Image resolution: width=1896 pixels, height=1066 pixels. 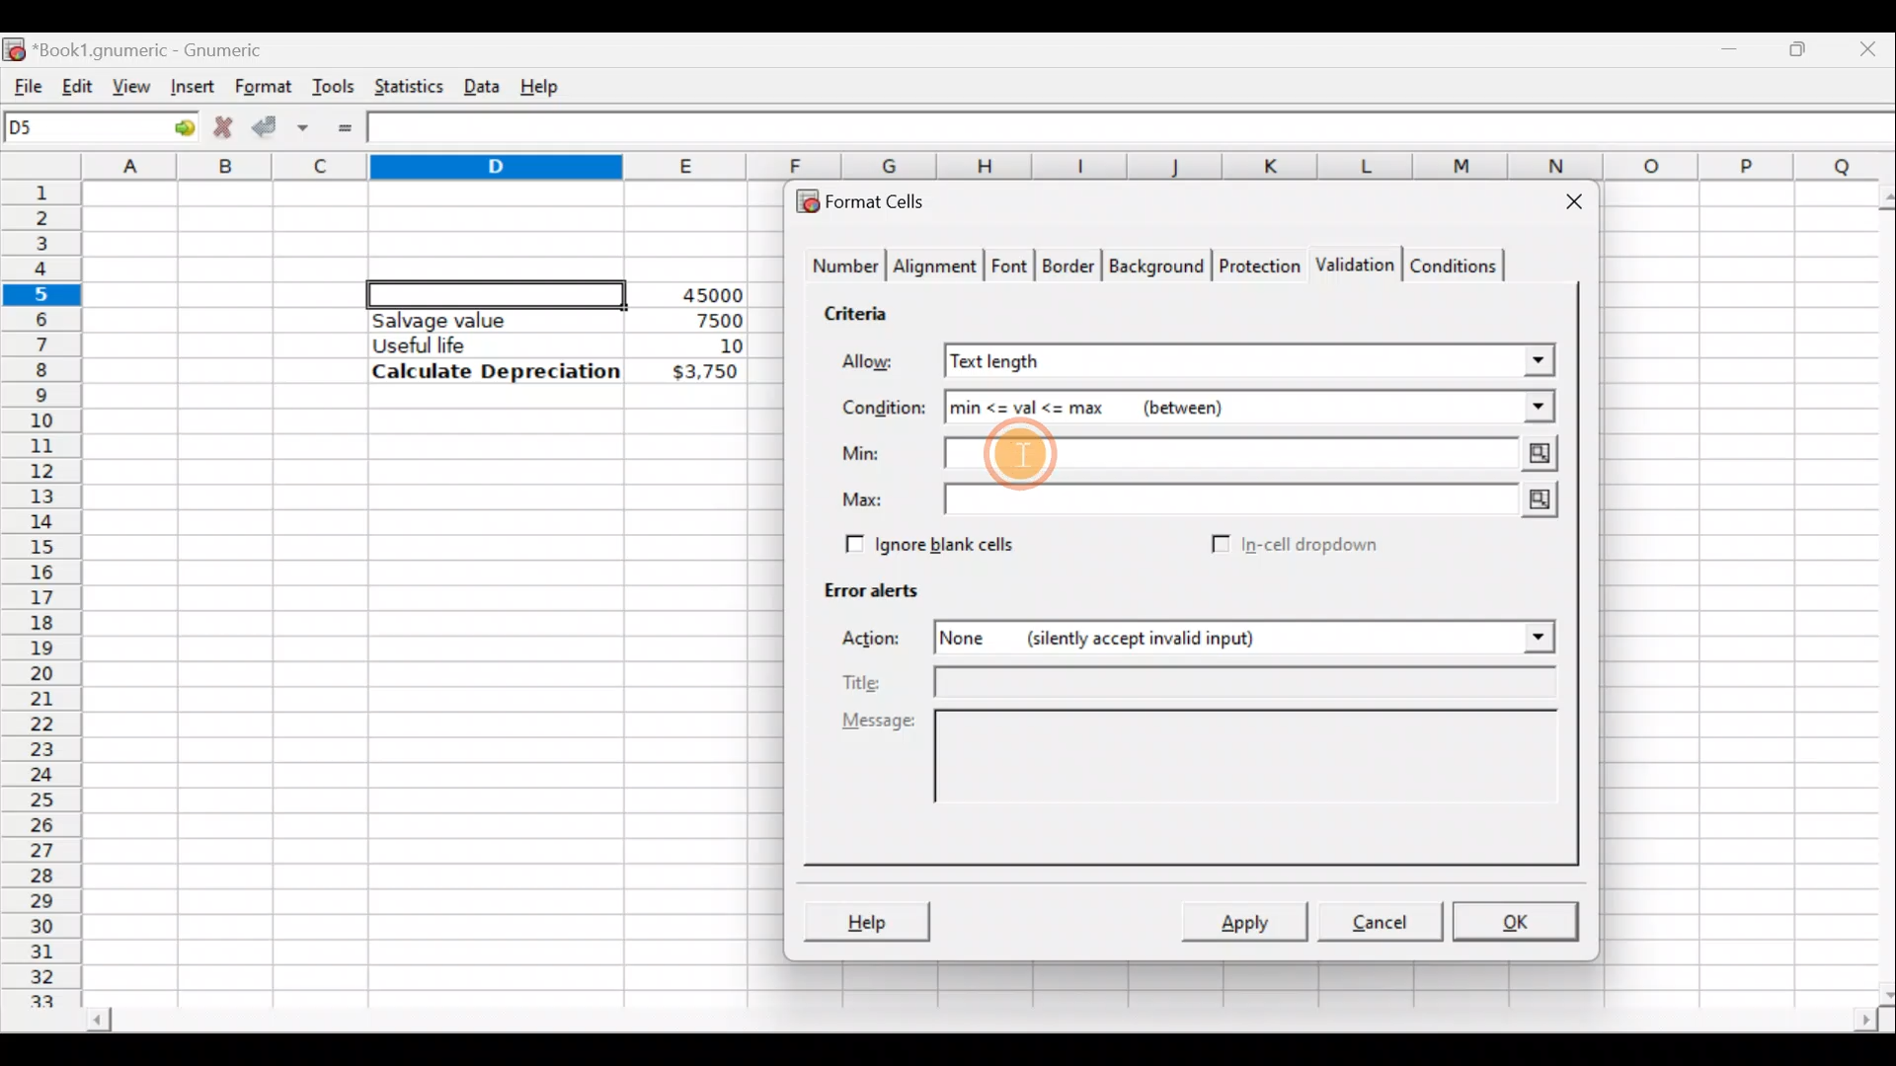 I want to click on 7500, so click(x=687, y=319).